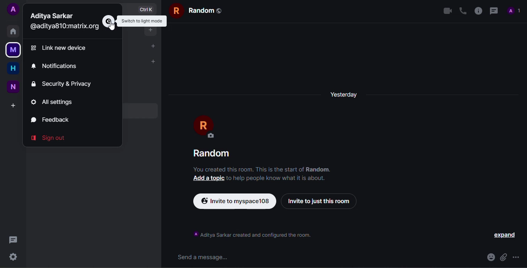  Describe the element at coordinates (153, 46) in the screenshot. I see `add` at that location.